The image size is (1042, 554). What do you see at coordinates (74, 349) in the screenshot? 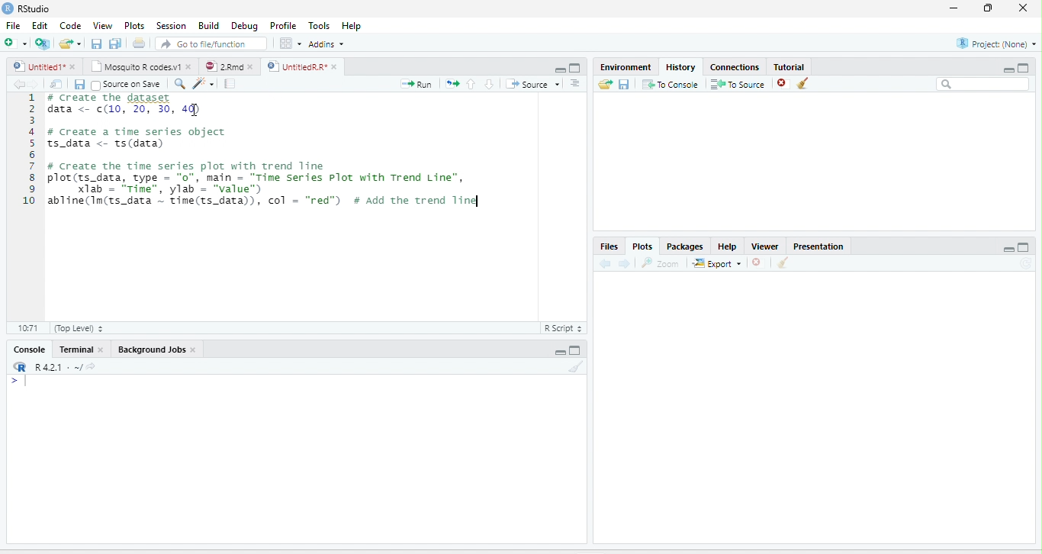
I see `Terminal` at bounding box center [74, 349].